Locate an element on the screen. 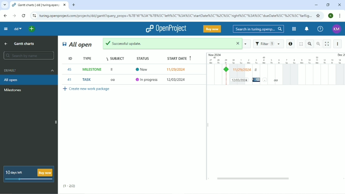  Reload this page is located at coordinates (24, 15).